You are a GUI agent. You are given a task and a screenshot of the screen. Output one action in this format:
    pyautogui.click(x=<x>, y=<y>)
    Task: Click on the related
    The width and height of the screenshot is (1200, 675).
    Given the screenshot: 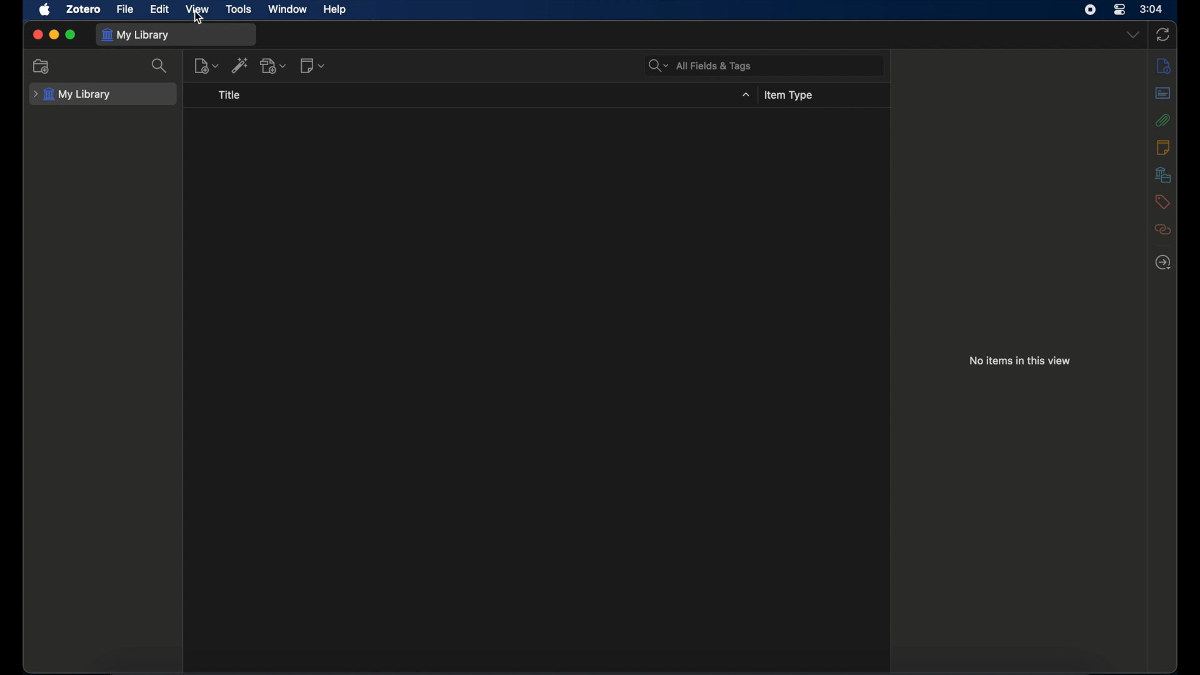 What is the action you would take?
    pyautogui.click(x=1162, y=229)
    